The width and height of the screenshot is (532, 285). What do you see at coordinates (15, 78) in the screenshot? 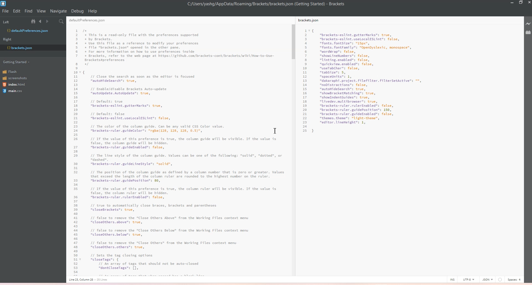
I see `Screenshots` at bounding box center [15, 78].